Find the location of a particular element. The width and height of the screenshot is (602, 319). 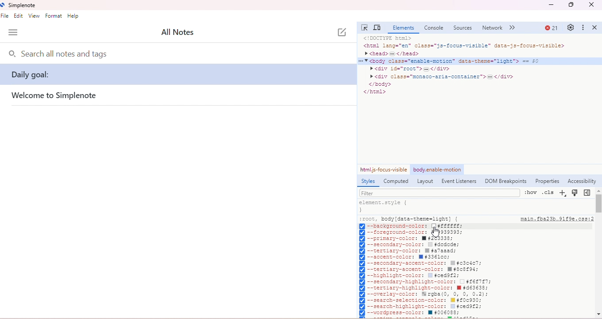

close is located at coordinates (592, 5).